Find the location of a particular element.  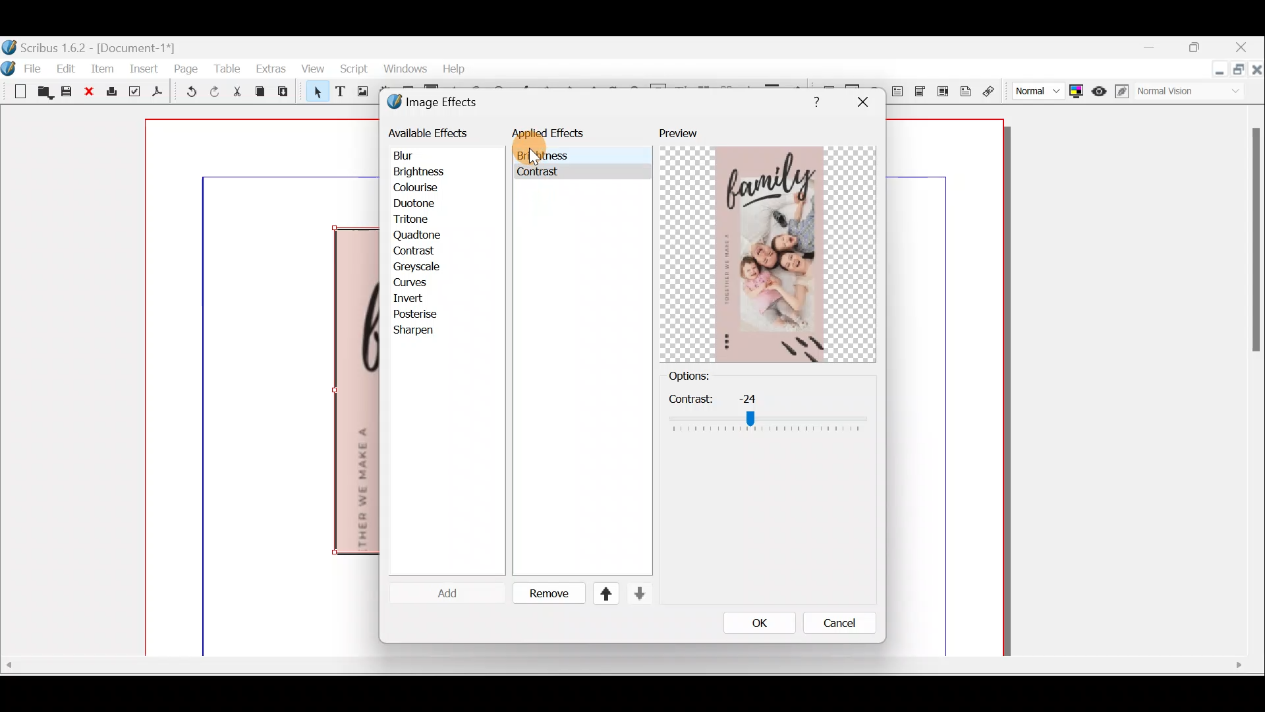

Image frame is located at coordinates (360, 93).